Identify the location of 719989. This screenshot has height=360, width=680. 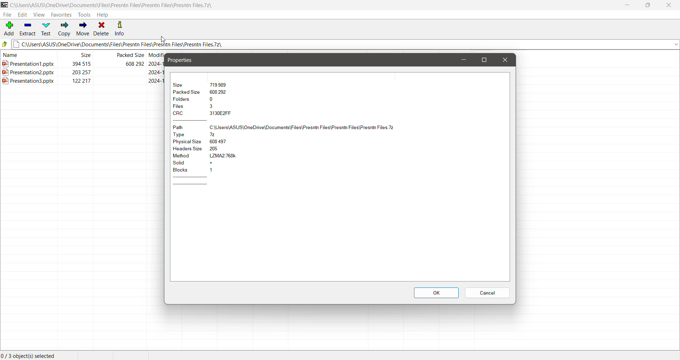
(219, 85).